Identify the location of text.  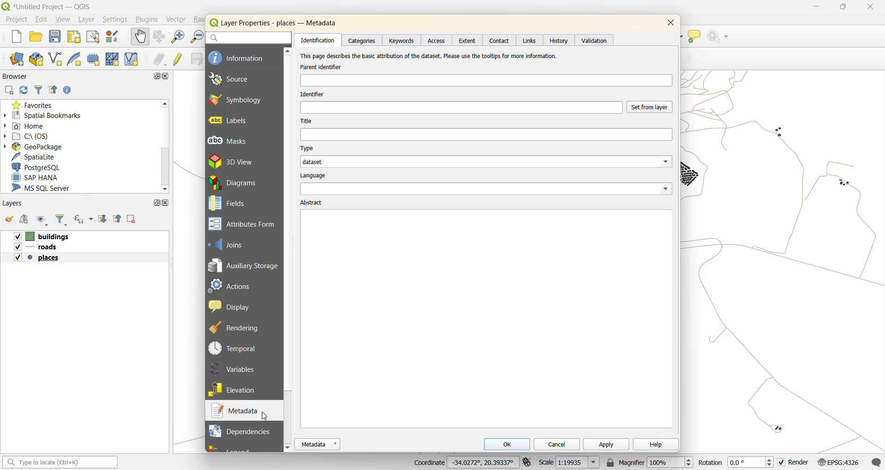
(428, 56).